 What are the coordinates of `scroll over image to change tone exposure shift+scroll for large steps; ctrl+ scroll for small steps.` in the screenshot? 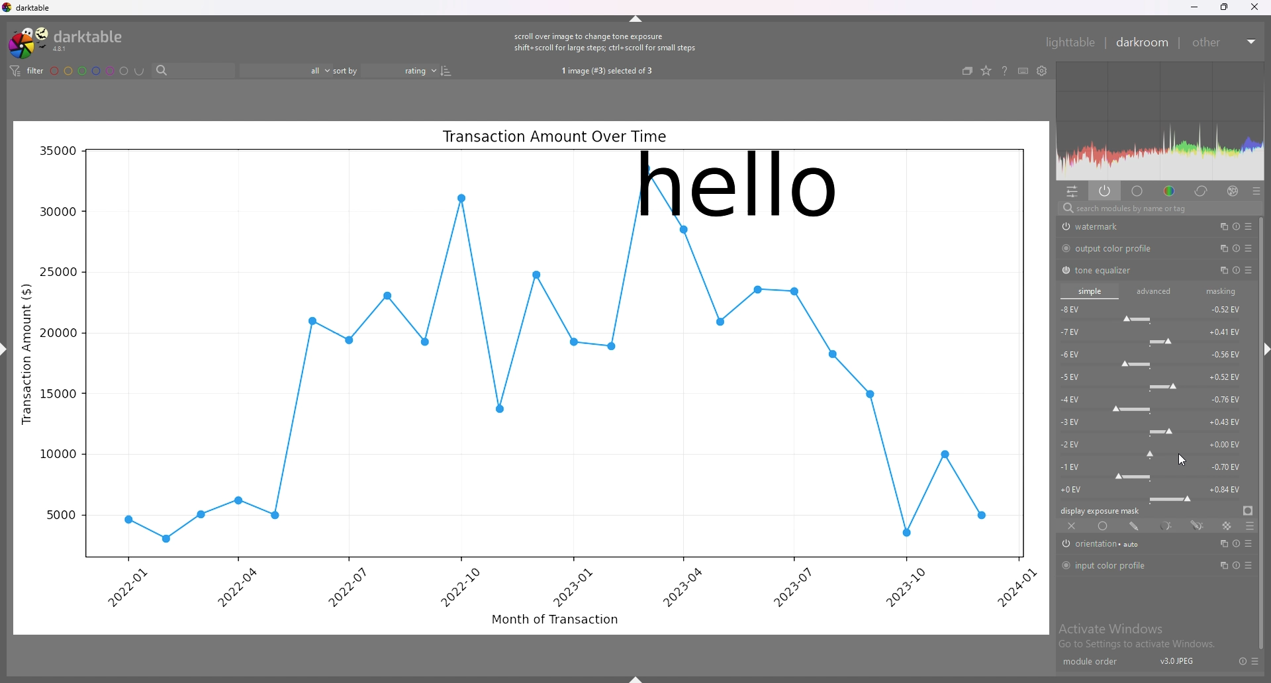 It's located at (606, 42).